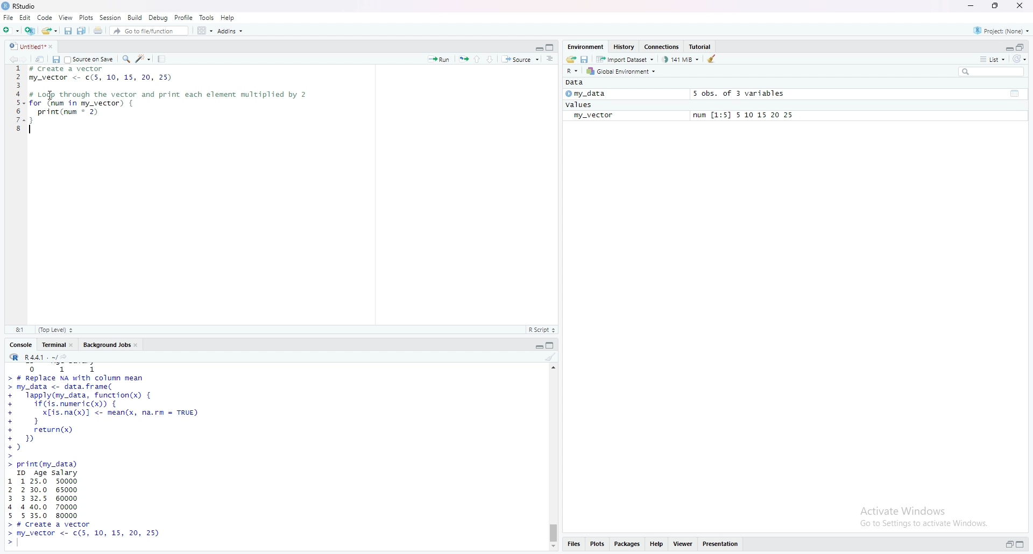  What do you see at coordinates (745, 116) in the screenshot?
I see `num [1:5] 5 10 15 20 25` at bounding box center [745, 116].